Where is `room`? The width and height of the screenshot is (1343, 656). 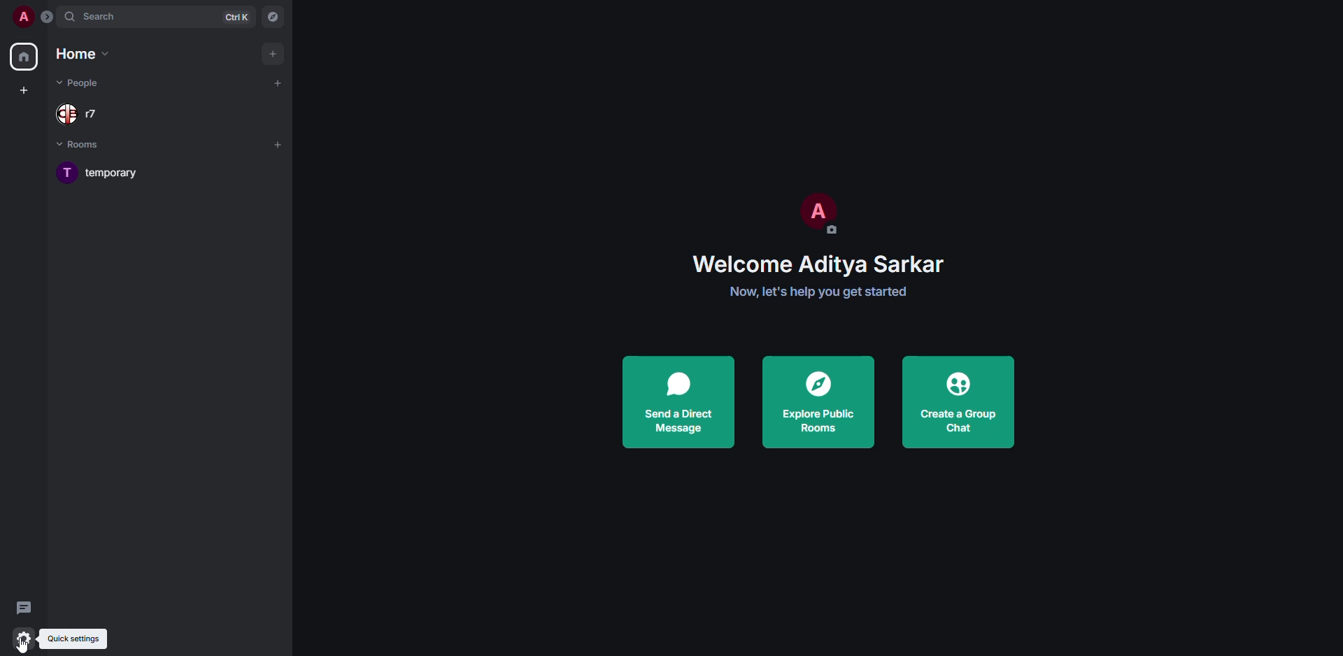 room is located at coordinates (103, 173).